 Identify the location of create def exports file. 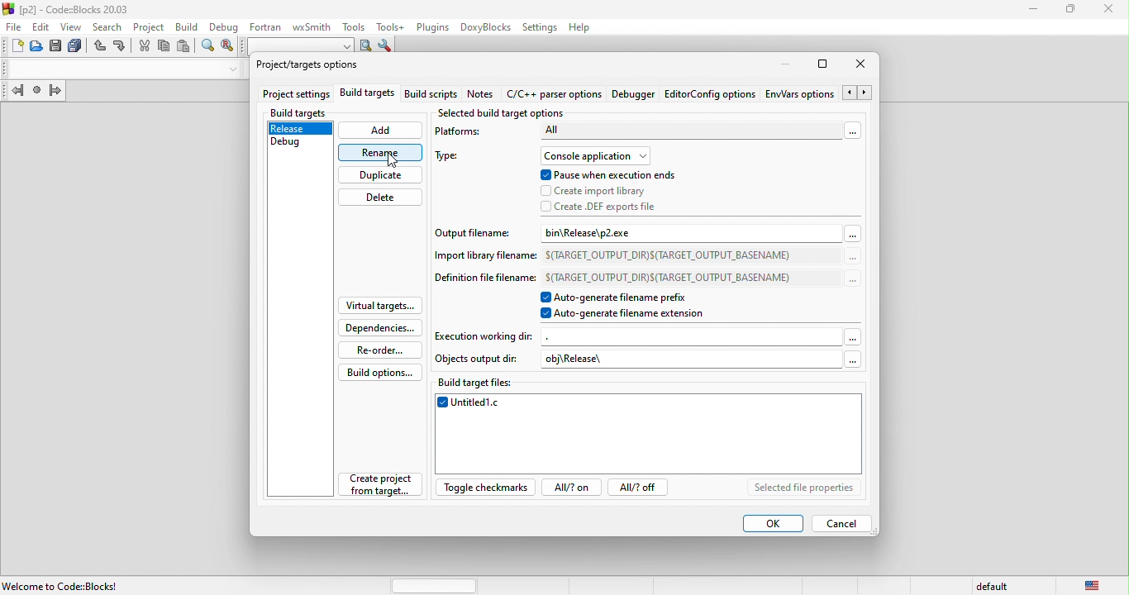
(613, 207).